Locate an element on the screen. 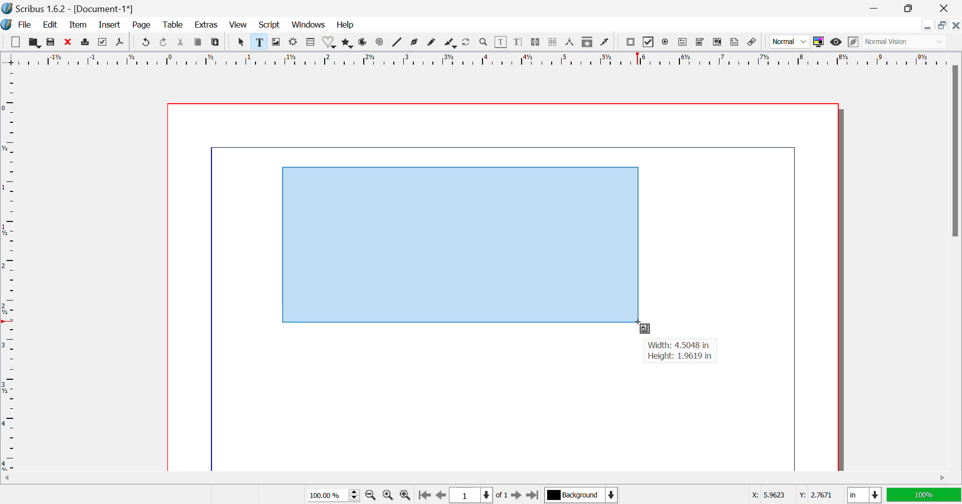 Image resolution: width=962 pixels, height=504 pixels. Edit Content in Frames is located at coordinates (503, 42).